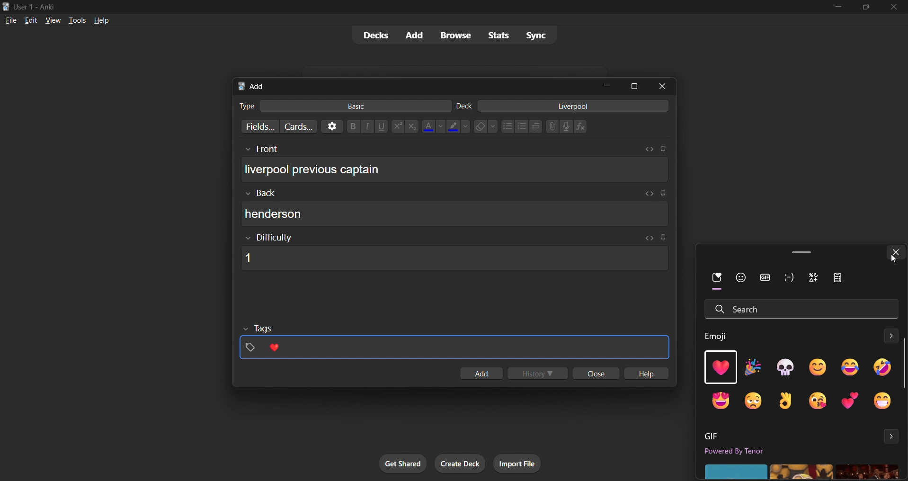 The width and height of the screenshot is (908, 481). Describe the element at coordinates (888, 337) in the screenshot. I see `expand` at that location.